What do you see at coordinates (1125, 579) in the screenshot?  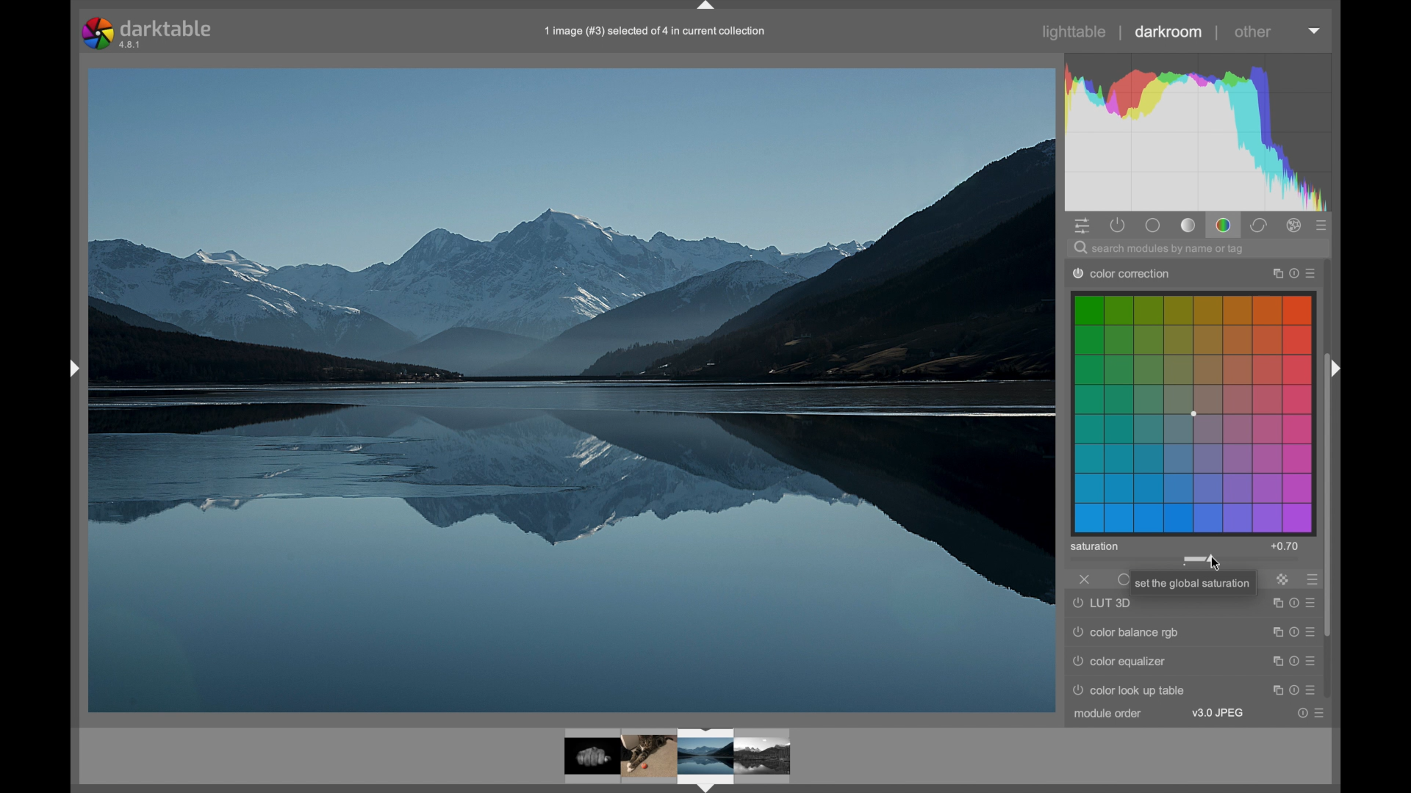 I see `uniformly` at bounding box center [1125, 579].